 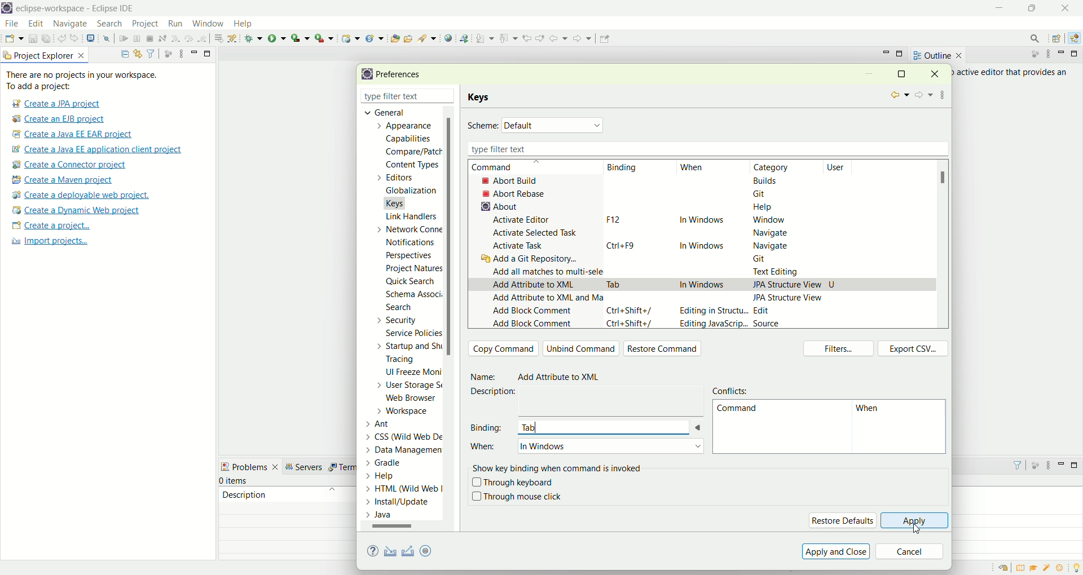 What do you see at coordinates (1031, 38) in the screenshot?
I see `search` at bounding box center [1031, 38].